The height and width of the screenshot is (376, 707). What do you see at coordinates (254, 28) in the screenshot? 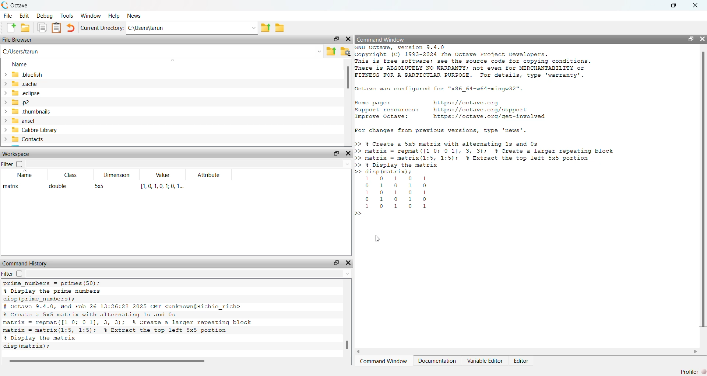
I see `Drop-down ` at bounding box center [254, 28].